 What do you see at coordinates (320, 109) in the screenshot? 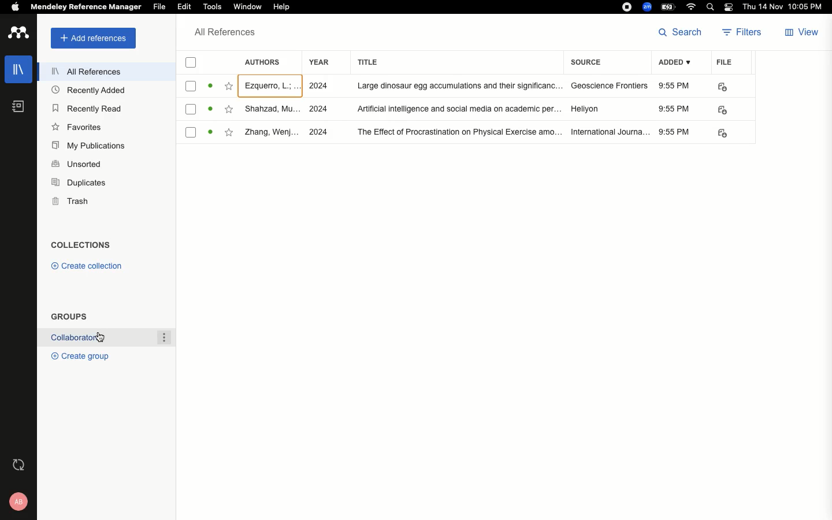
I see `2024` at bounding box center [320, 109].